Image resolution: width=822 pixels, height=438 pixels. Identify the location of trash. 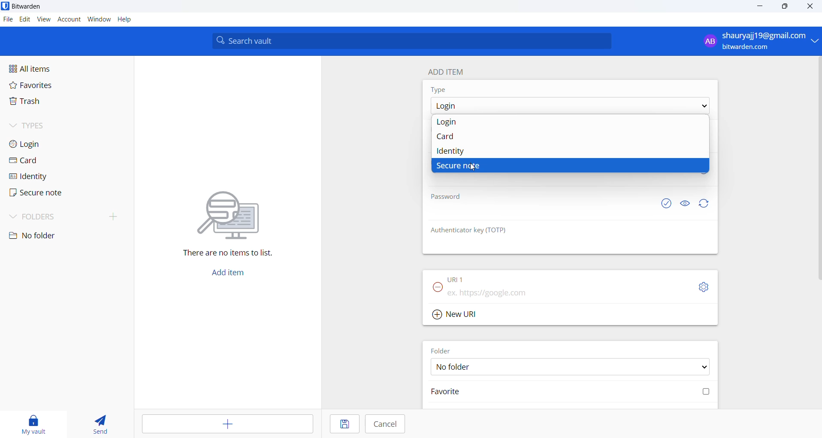
(50, 102).